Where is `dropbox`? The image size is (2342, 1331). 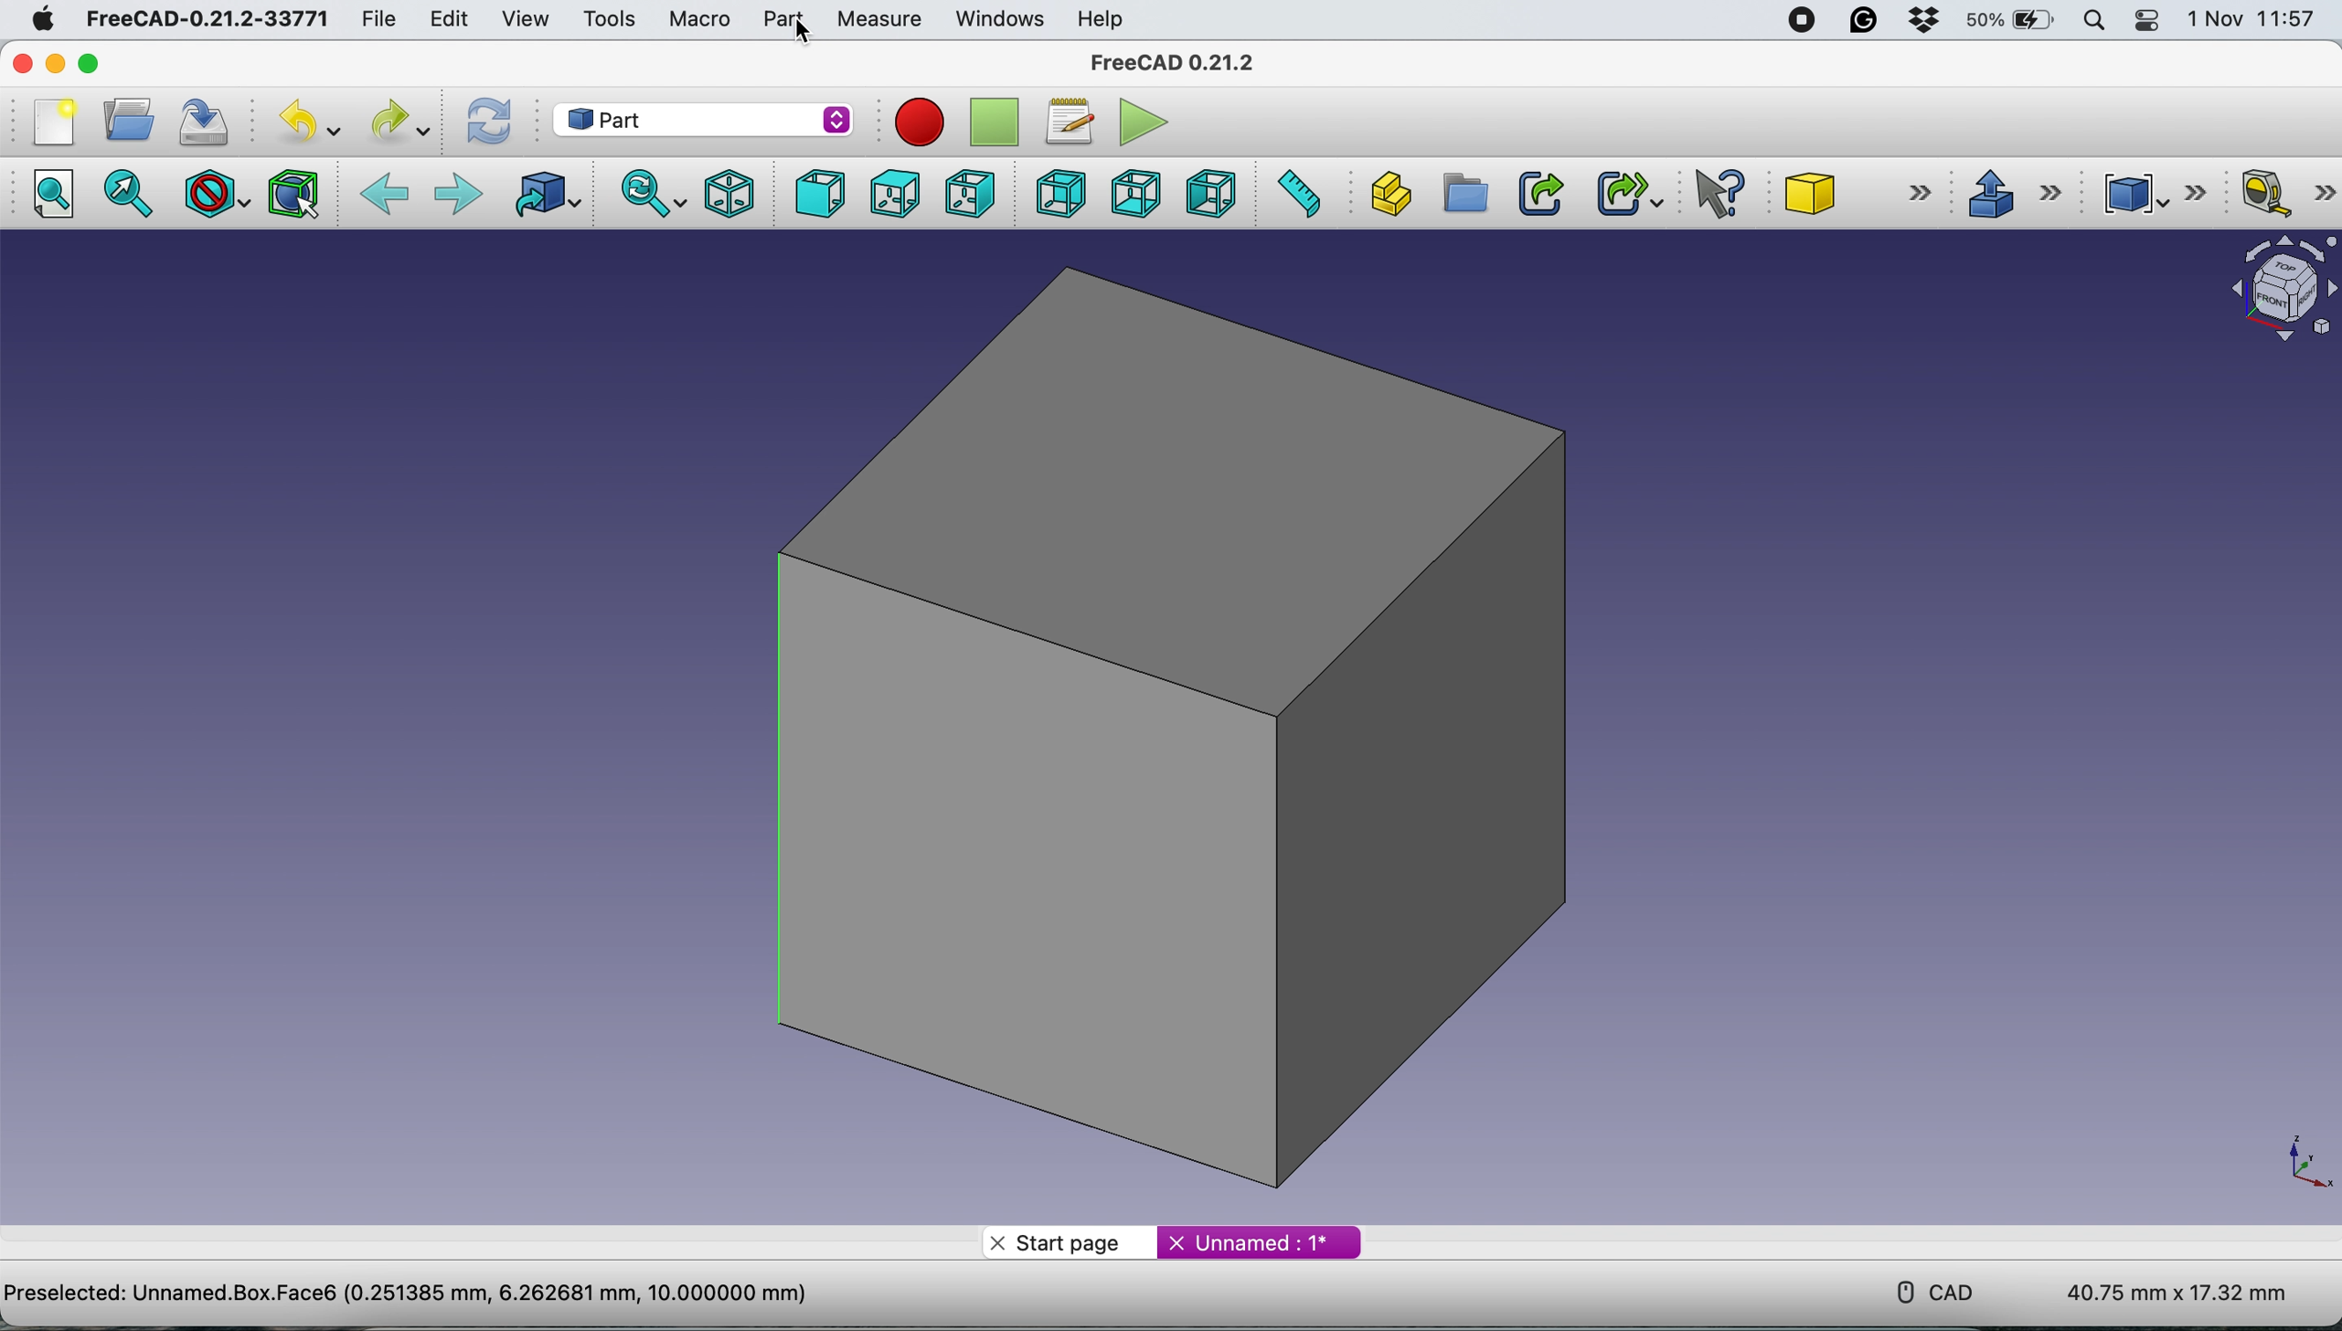 dropbox is located at coordinates (1928, 20).